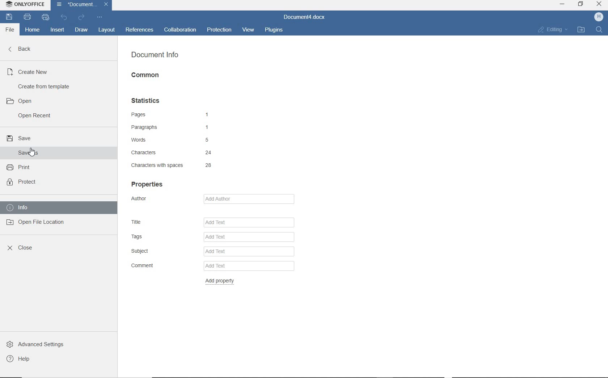  I want to click on create from template, so click(46, 86).